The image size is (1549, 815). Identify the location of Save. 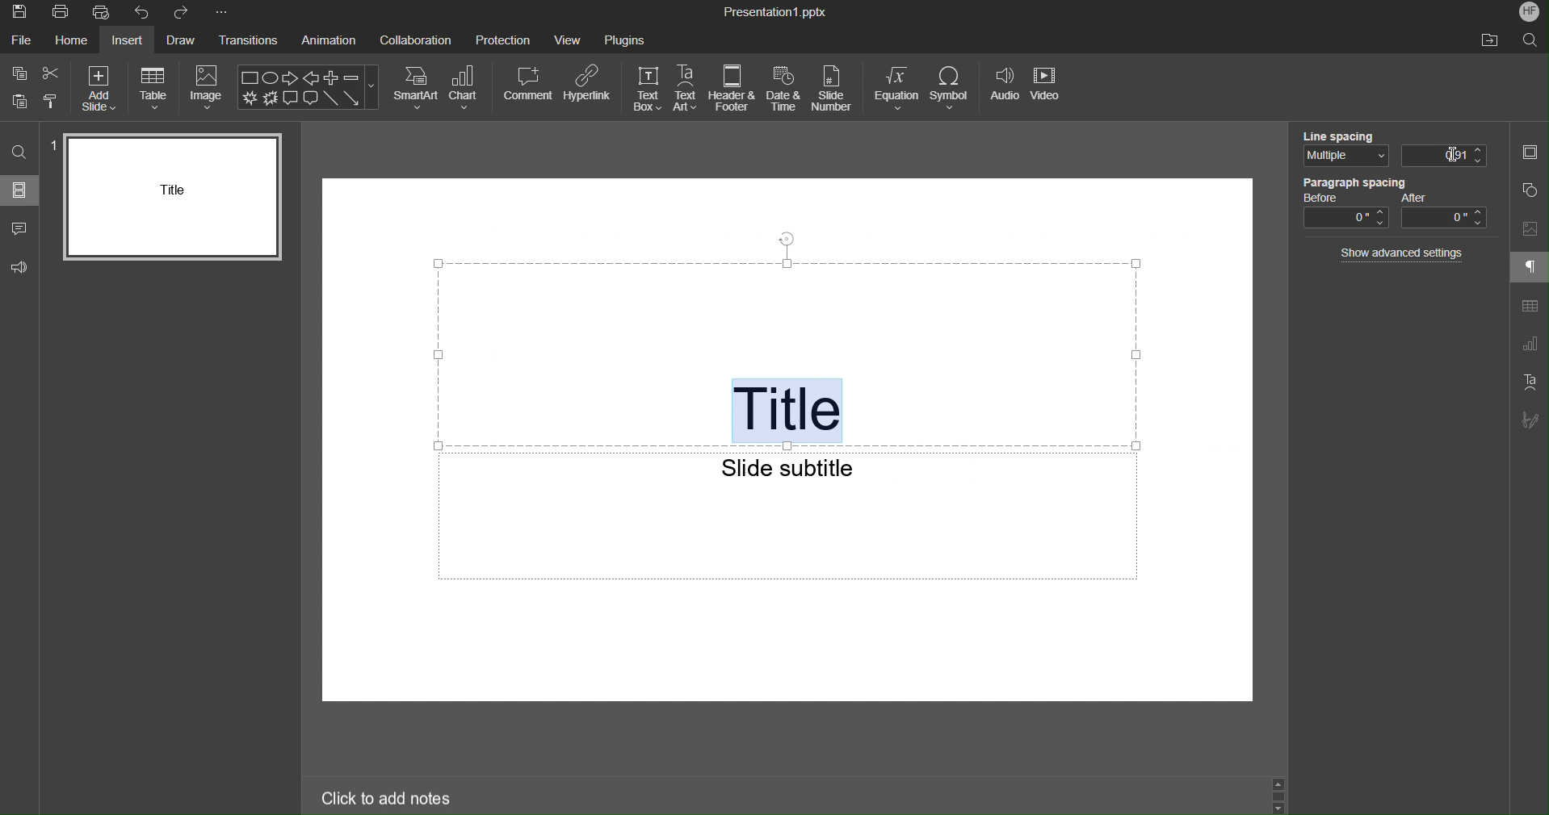
(18, 13).